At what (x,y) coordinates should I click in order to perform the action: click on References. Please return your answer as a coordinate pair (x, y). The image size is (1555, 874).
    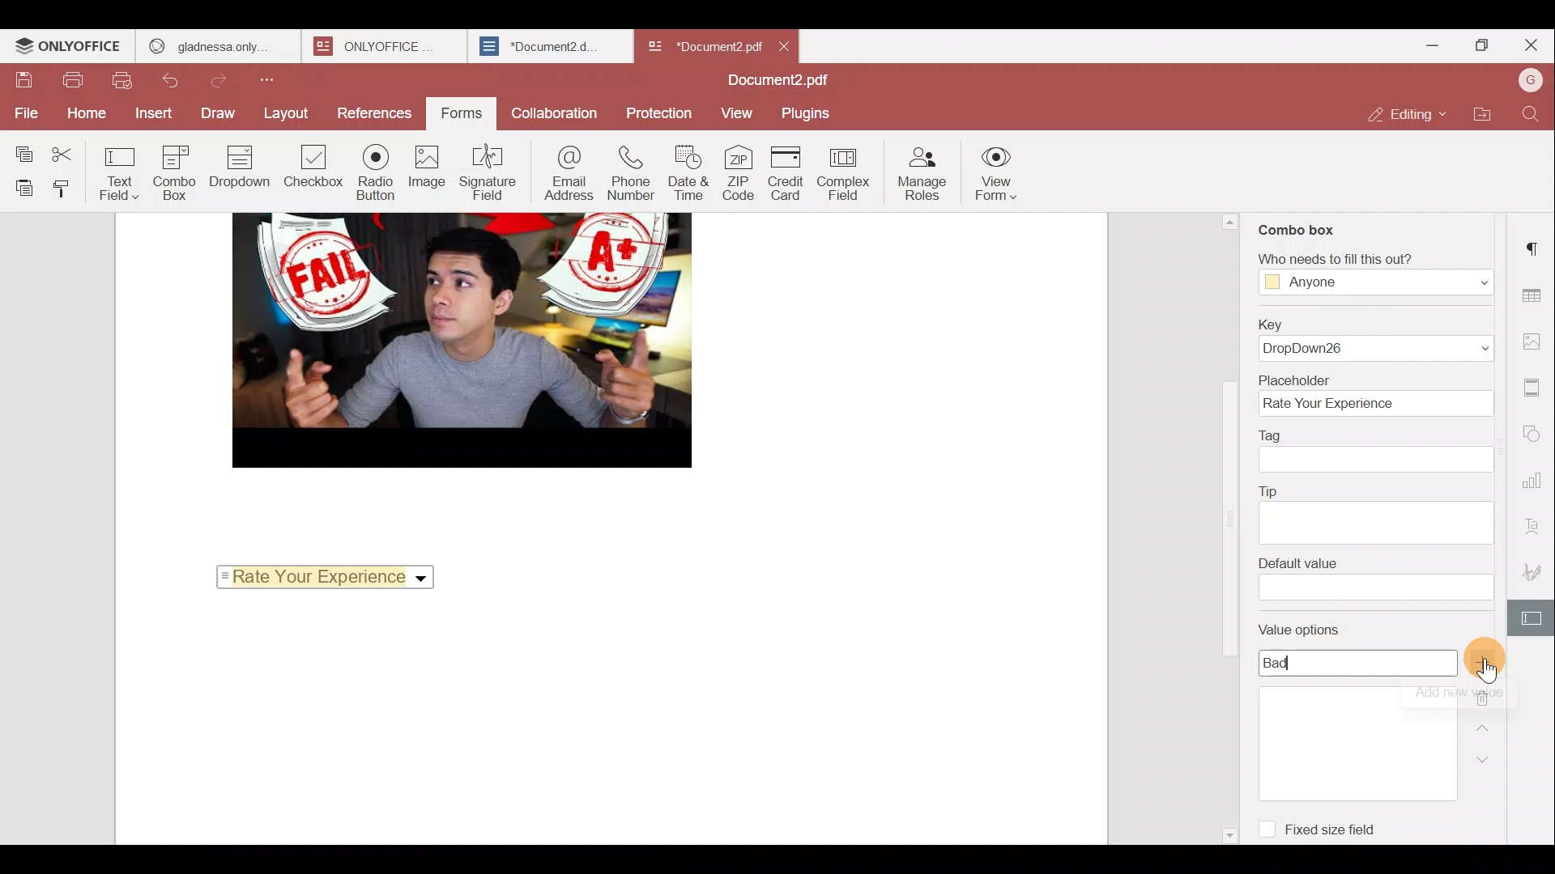
    Looking at the image, I should click on (371, 111).